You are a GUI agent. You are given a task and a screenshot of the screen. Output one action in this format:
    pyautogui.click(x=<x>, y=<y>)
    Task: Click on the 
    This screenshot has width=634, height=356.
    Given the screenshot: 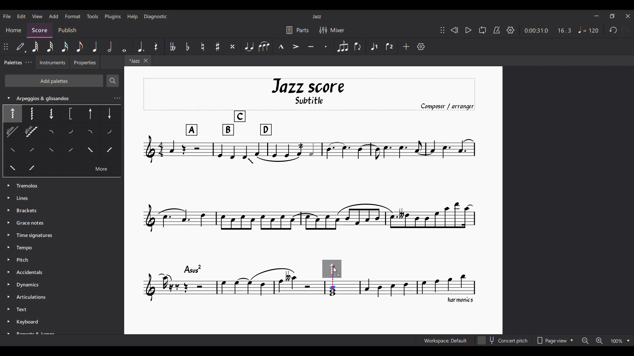 What is the action you would take?
    pyautogui.click(x=70, y=133)
    